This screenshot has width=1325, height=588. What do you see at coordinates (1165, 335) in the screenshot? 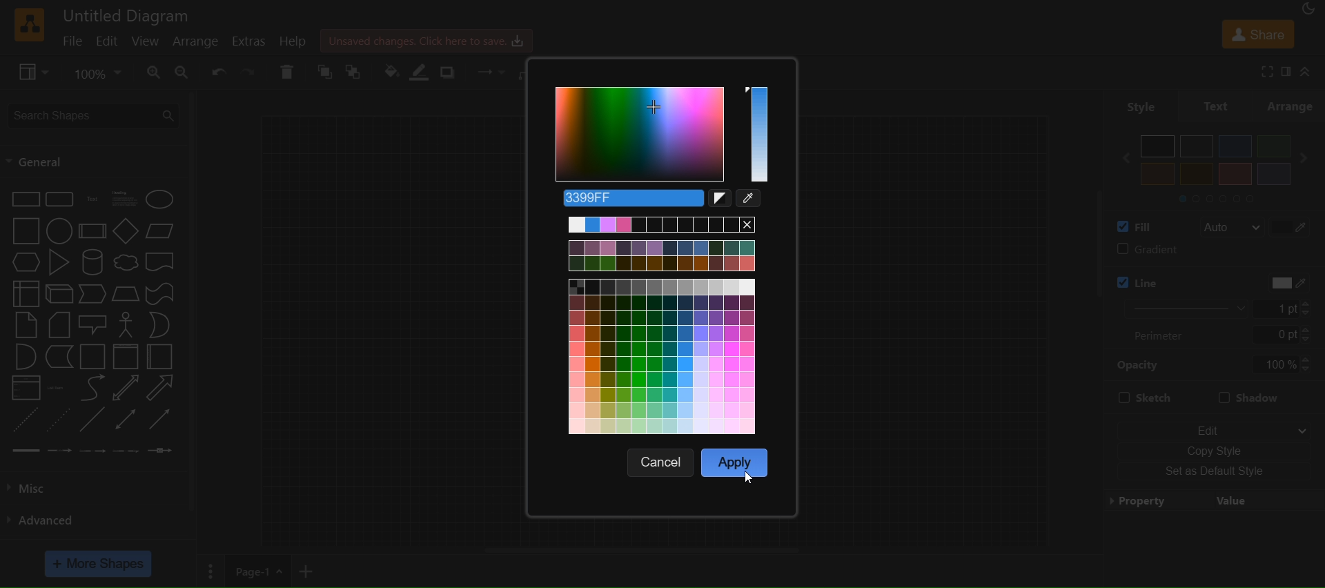
I see `perimeter` at bounding box center [1165, 335].